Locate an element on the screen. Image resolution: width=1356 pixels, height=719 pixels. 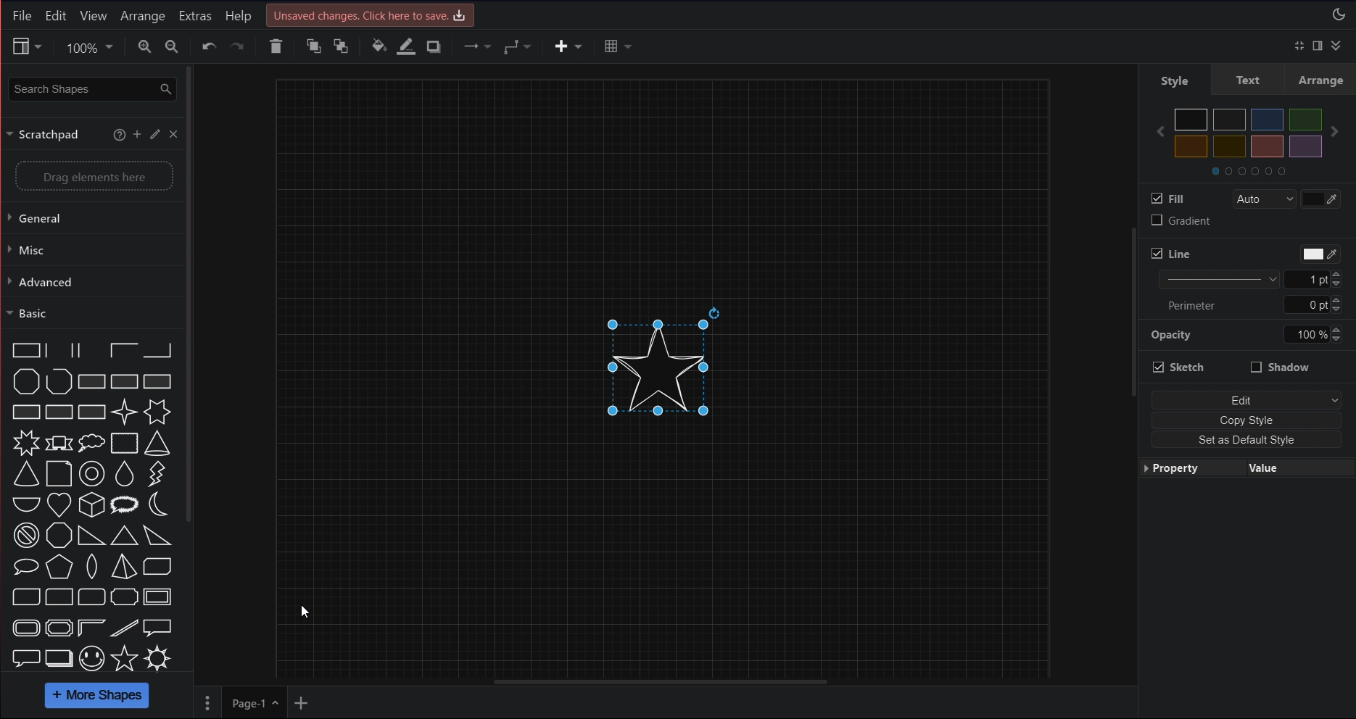
Shadow is located at coordinates (433, 46).